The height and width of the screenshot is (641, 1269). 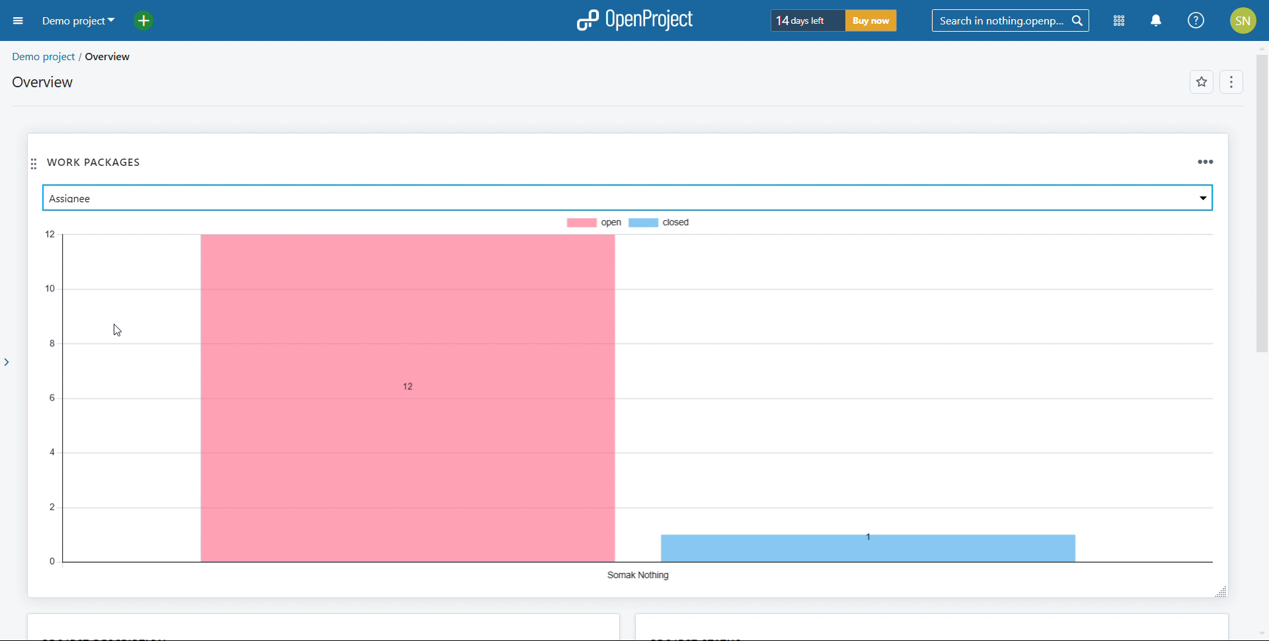 I want to click on open sidebar menu, so click(x=18, y=21).